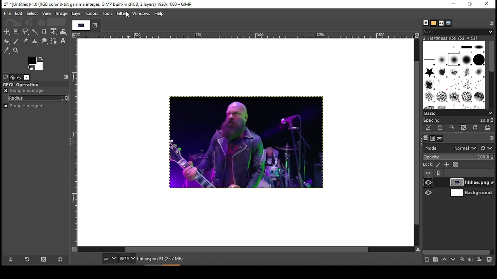  What do you see at coordinates (469, 5) in the screenshot?
I see `restore` at bounding box center [469, 5].